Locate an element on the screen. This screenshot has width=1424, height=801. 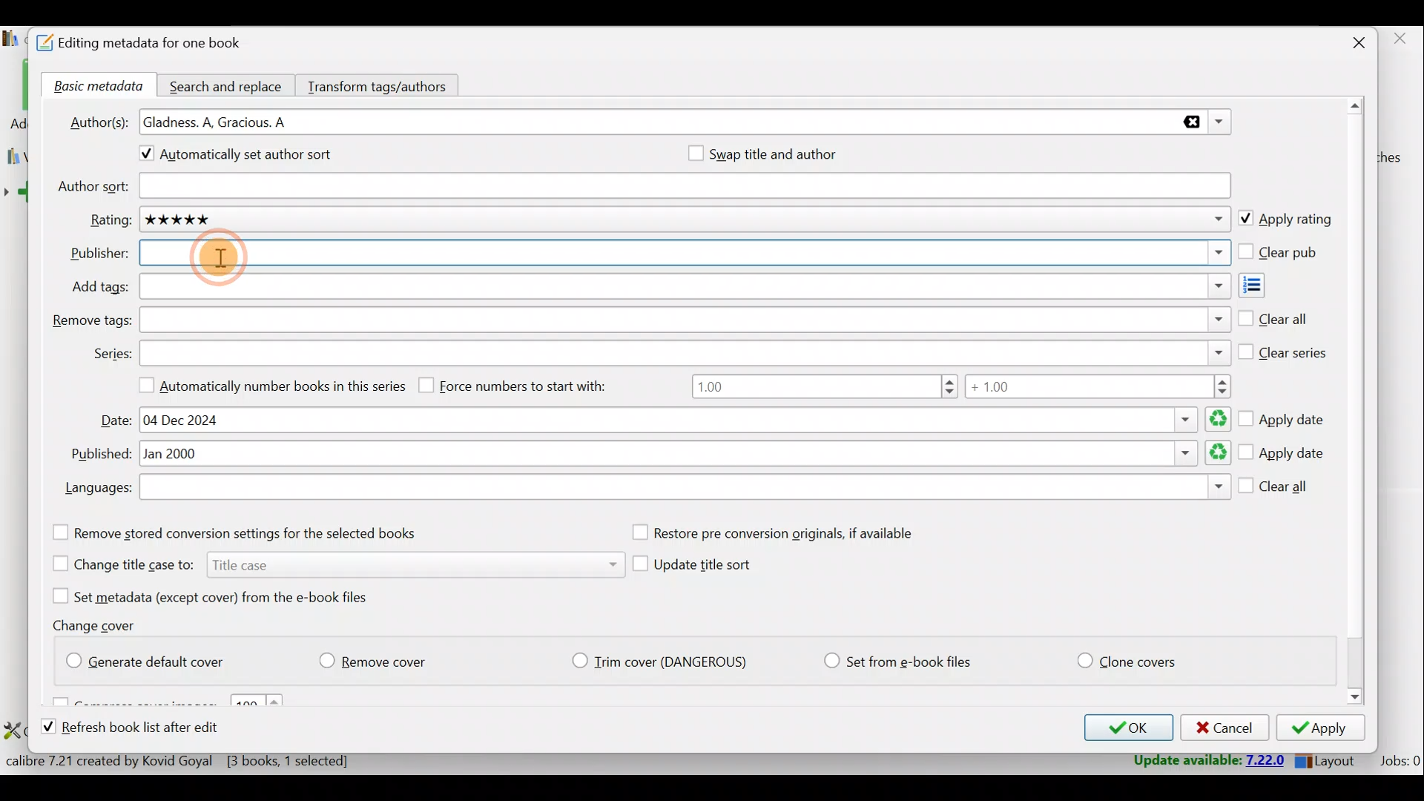
Date: is located at coordinates (116, 421).